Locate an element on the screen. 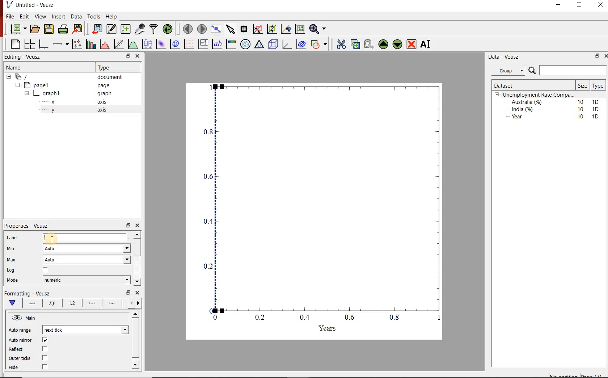 Image resolution: width=608 pixels, height=378 pixels. Auto mirror is located at coordinates (21, 340).